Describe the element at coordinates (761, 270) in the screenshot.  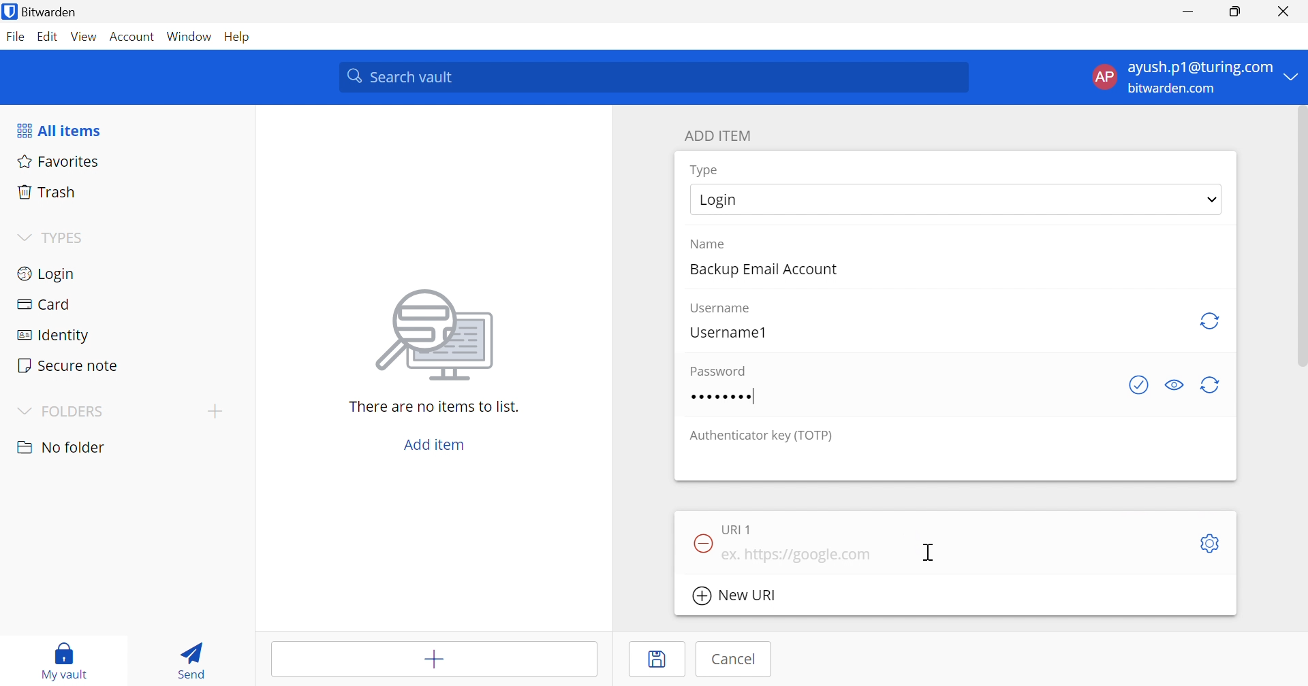
I see `Backup Email Account` at that location.